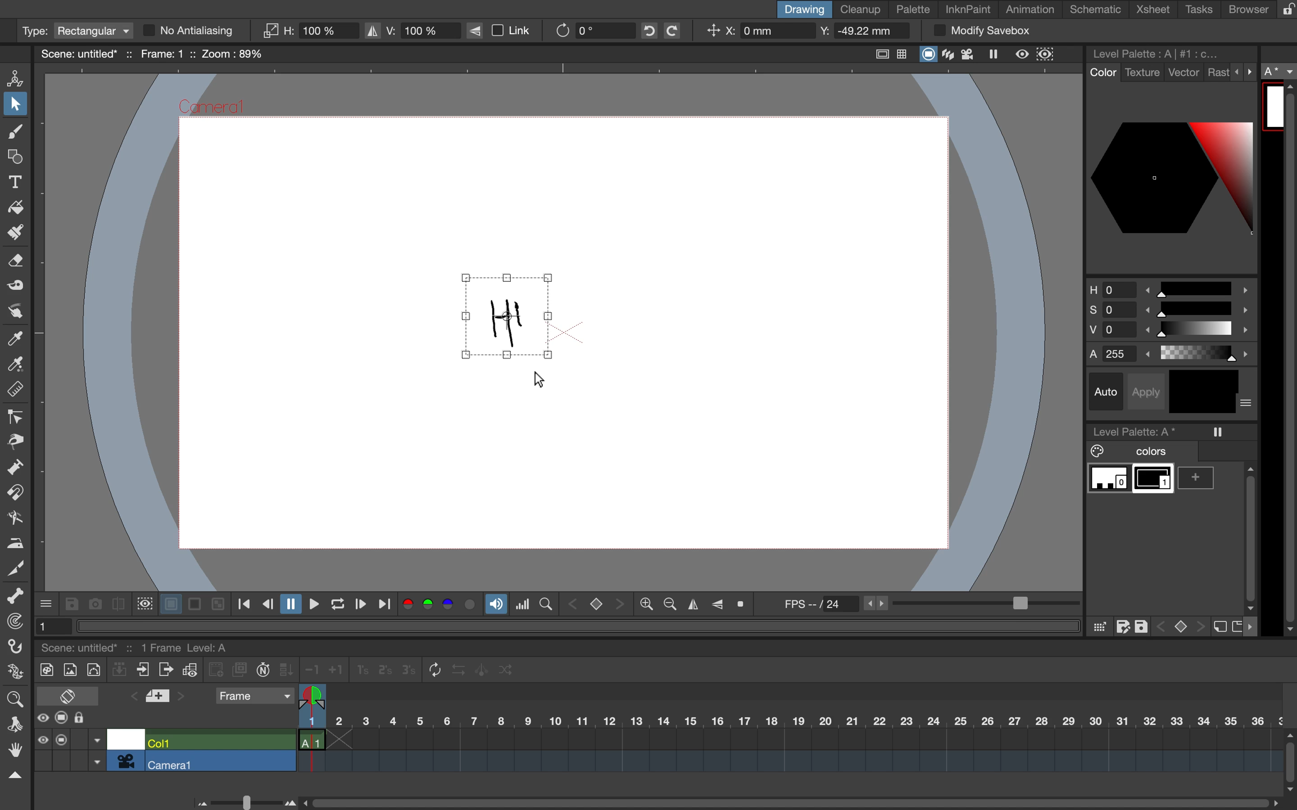 The width and height of the screenshot is (1297, 810). What do you see at coordinates (803, 9) in the screenshot?
I see `drawing` at bounding box center [803, 9].